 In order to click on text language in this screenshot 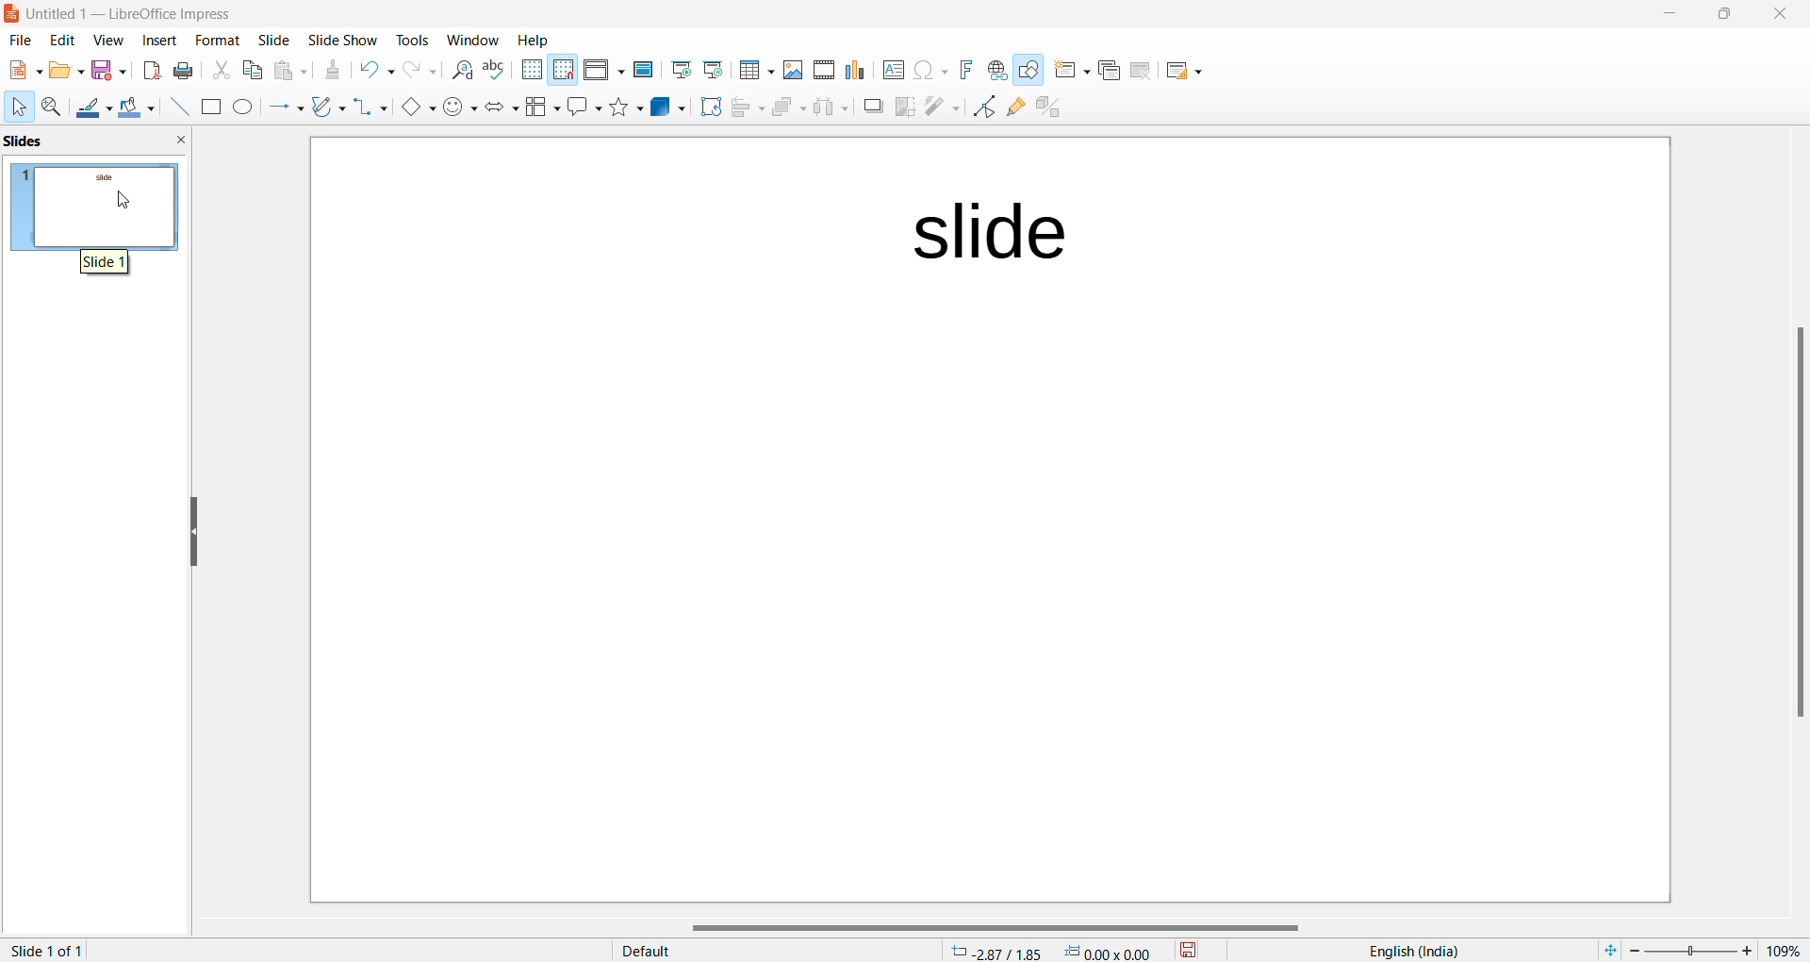, I will do `click(1419, 950)`.